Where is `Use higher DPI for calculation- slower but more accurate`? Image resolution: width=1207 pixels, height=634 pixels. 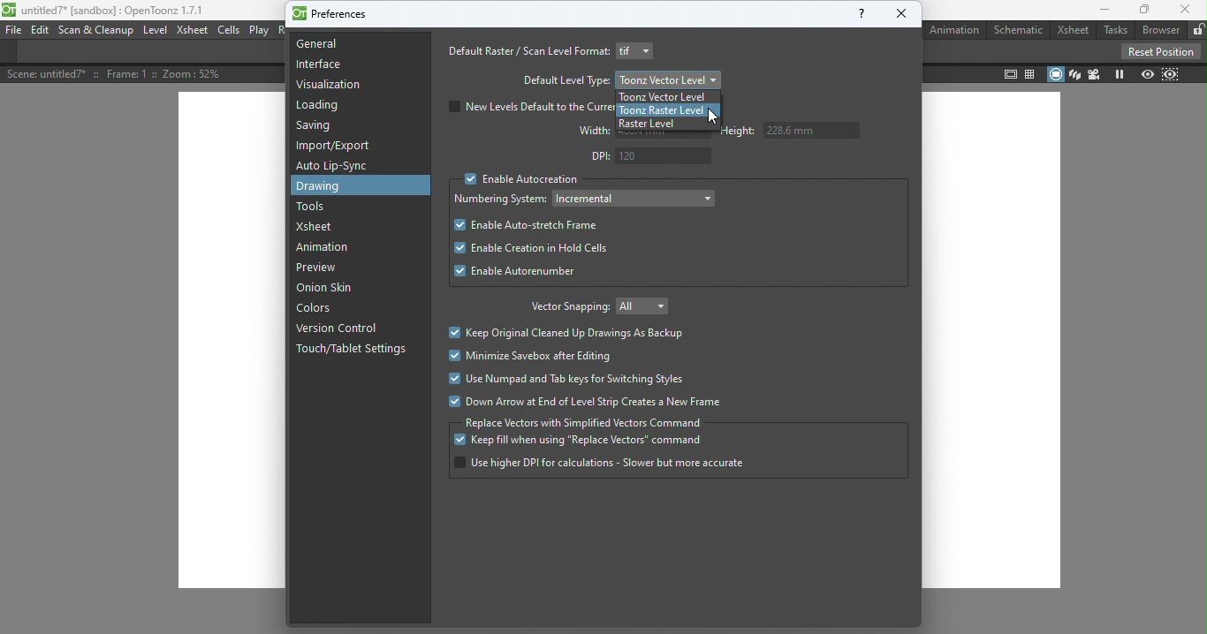
Use higher DPI for calculation- slower but more accurate is located at coordinates (598, 464).